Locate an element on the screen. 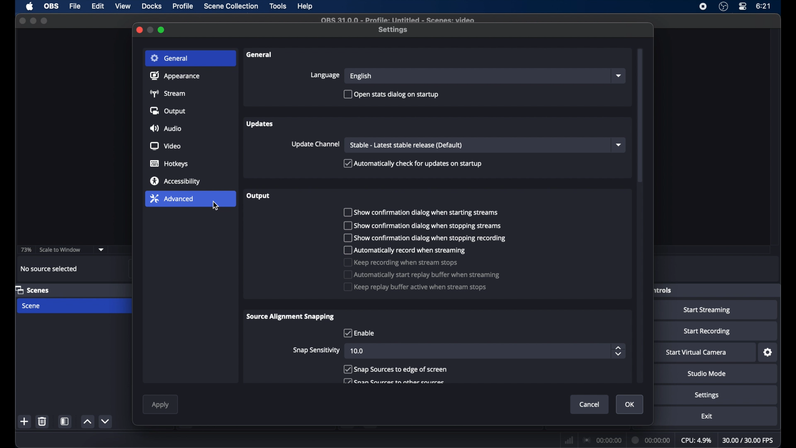  decrement is located at coordinates (107, 421).